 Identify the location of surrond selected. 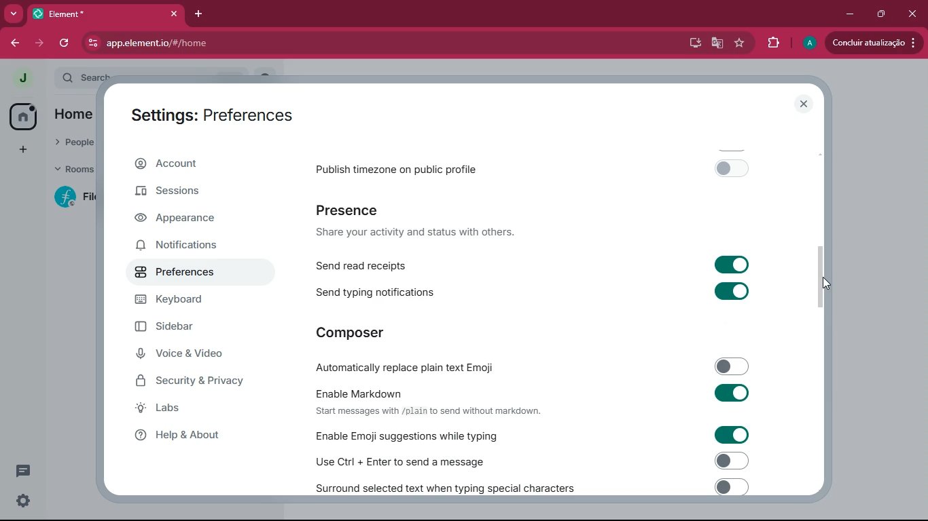
(529, 486).